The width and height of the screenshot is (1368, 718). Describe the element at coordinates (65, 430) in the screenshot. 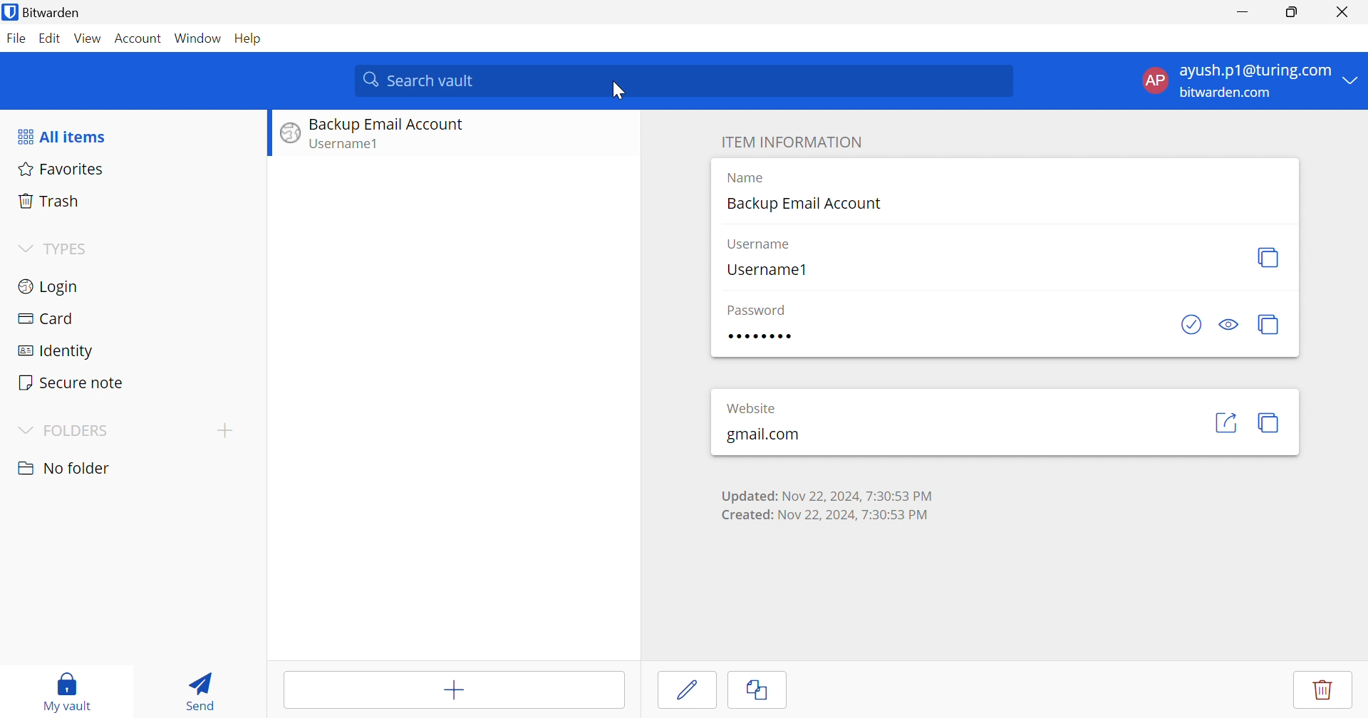

I see `FOLDERS` at that location.